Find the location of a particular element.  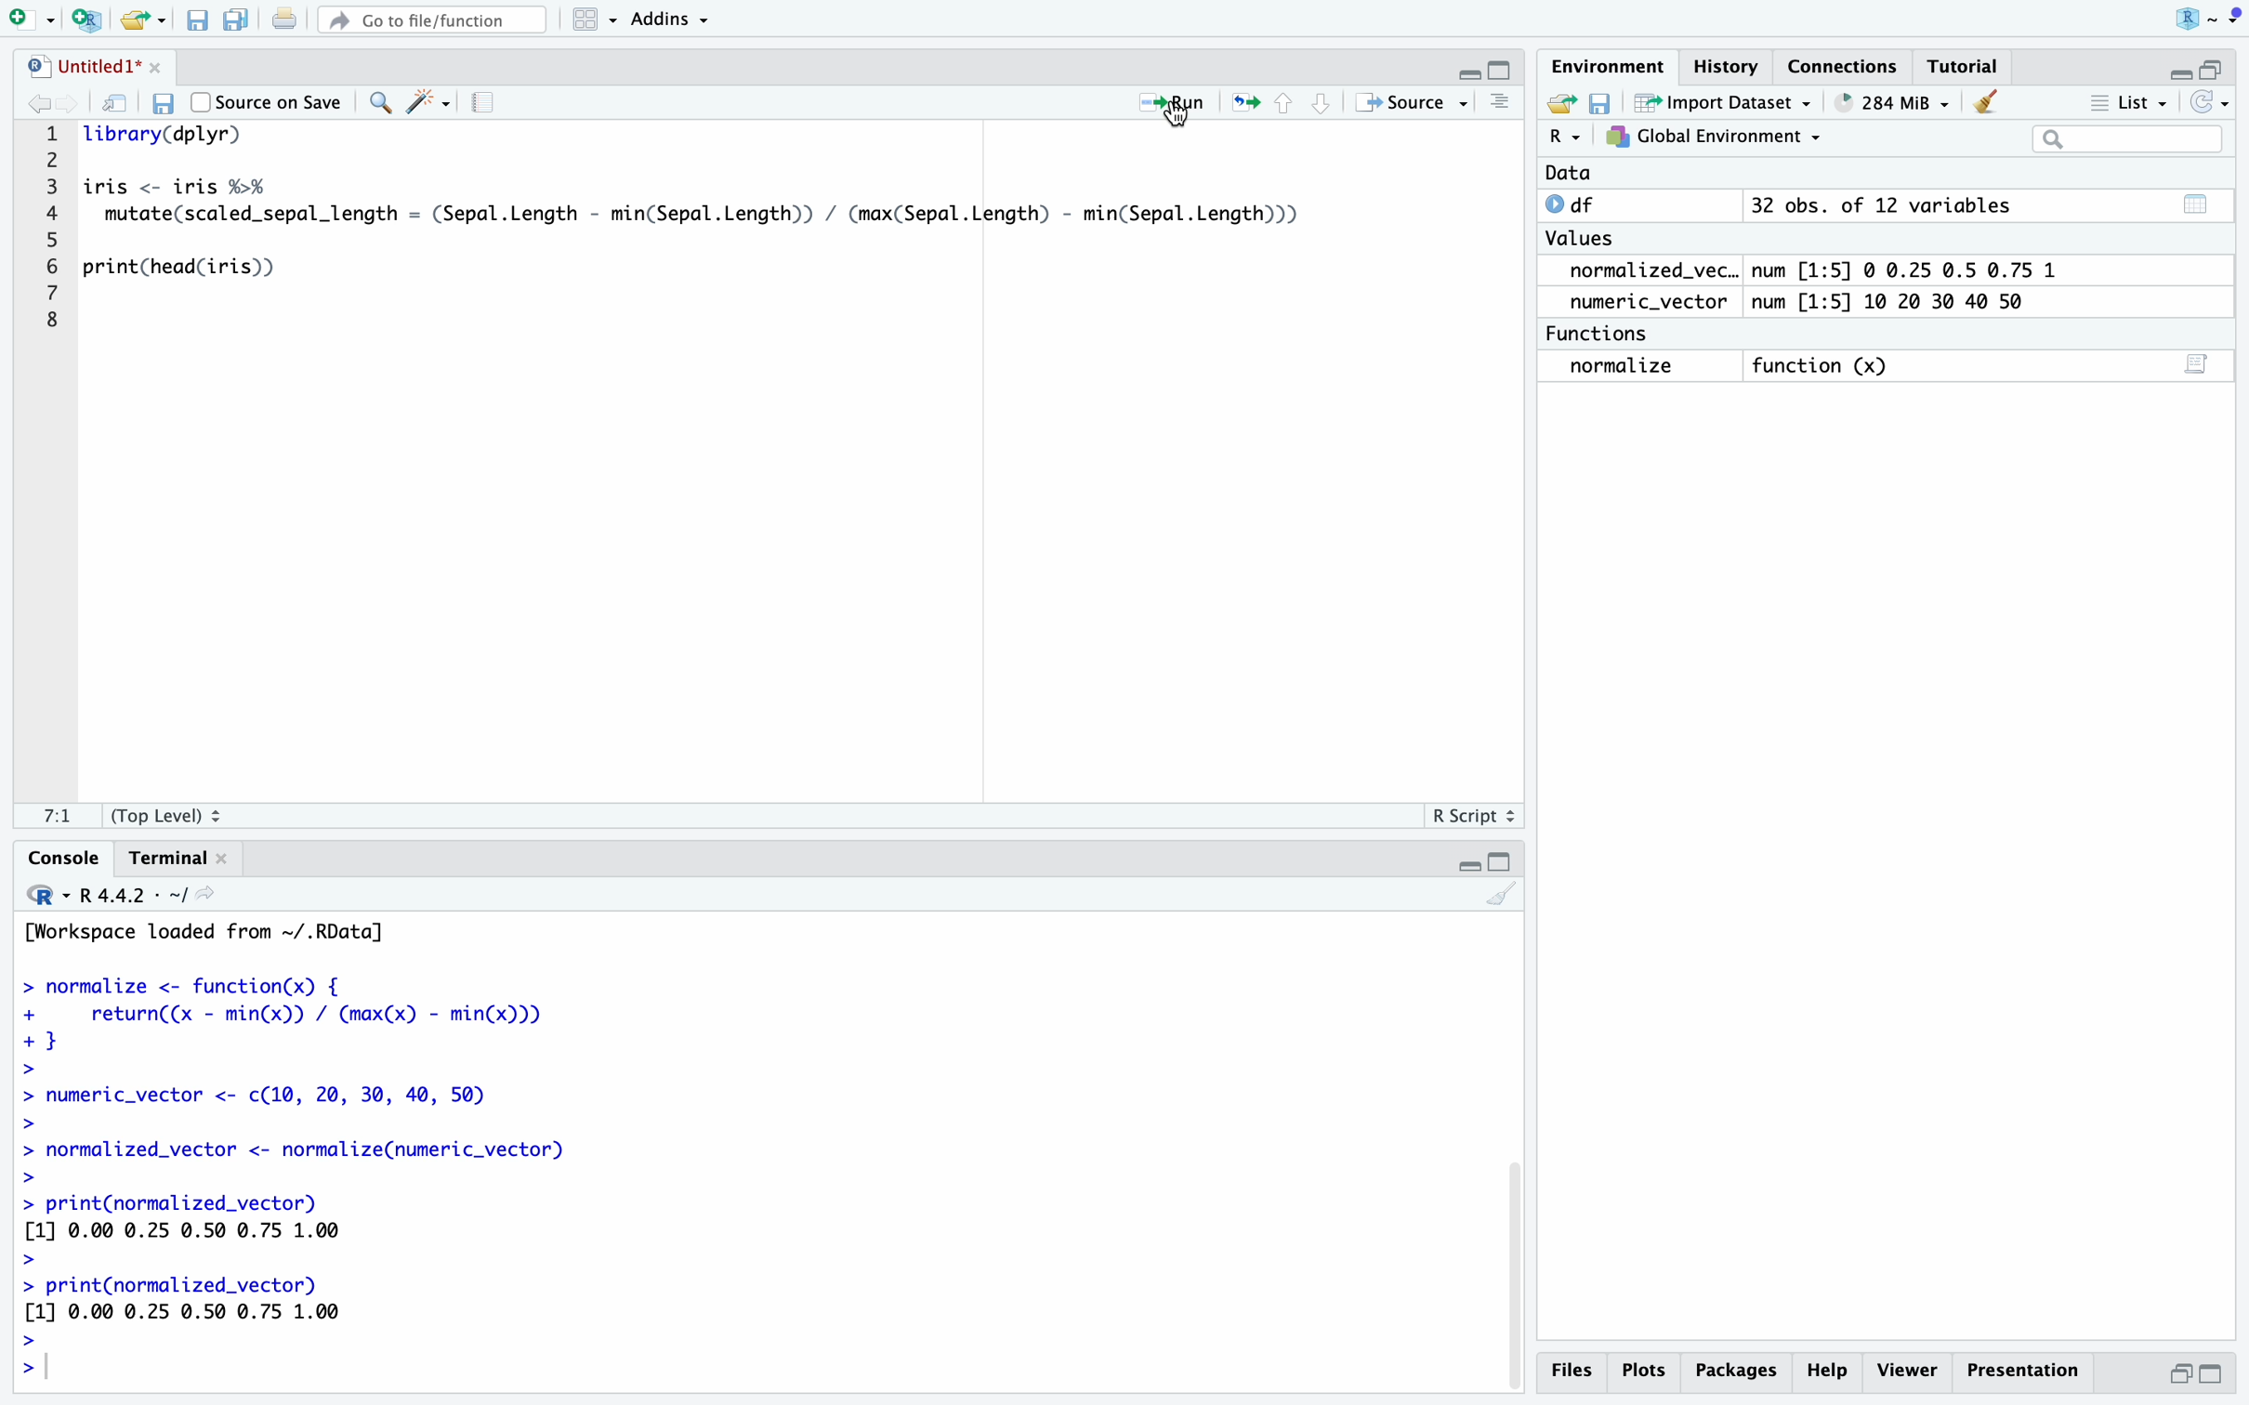

Data is located at coordinates (1569, 174).